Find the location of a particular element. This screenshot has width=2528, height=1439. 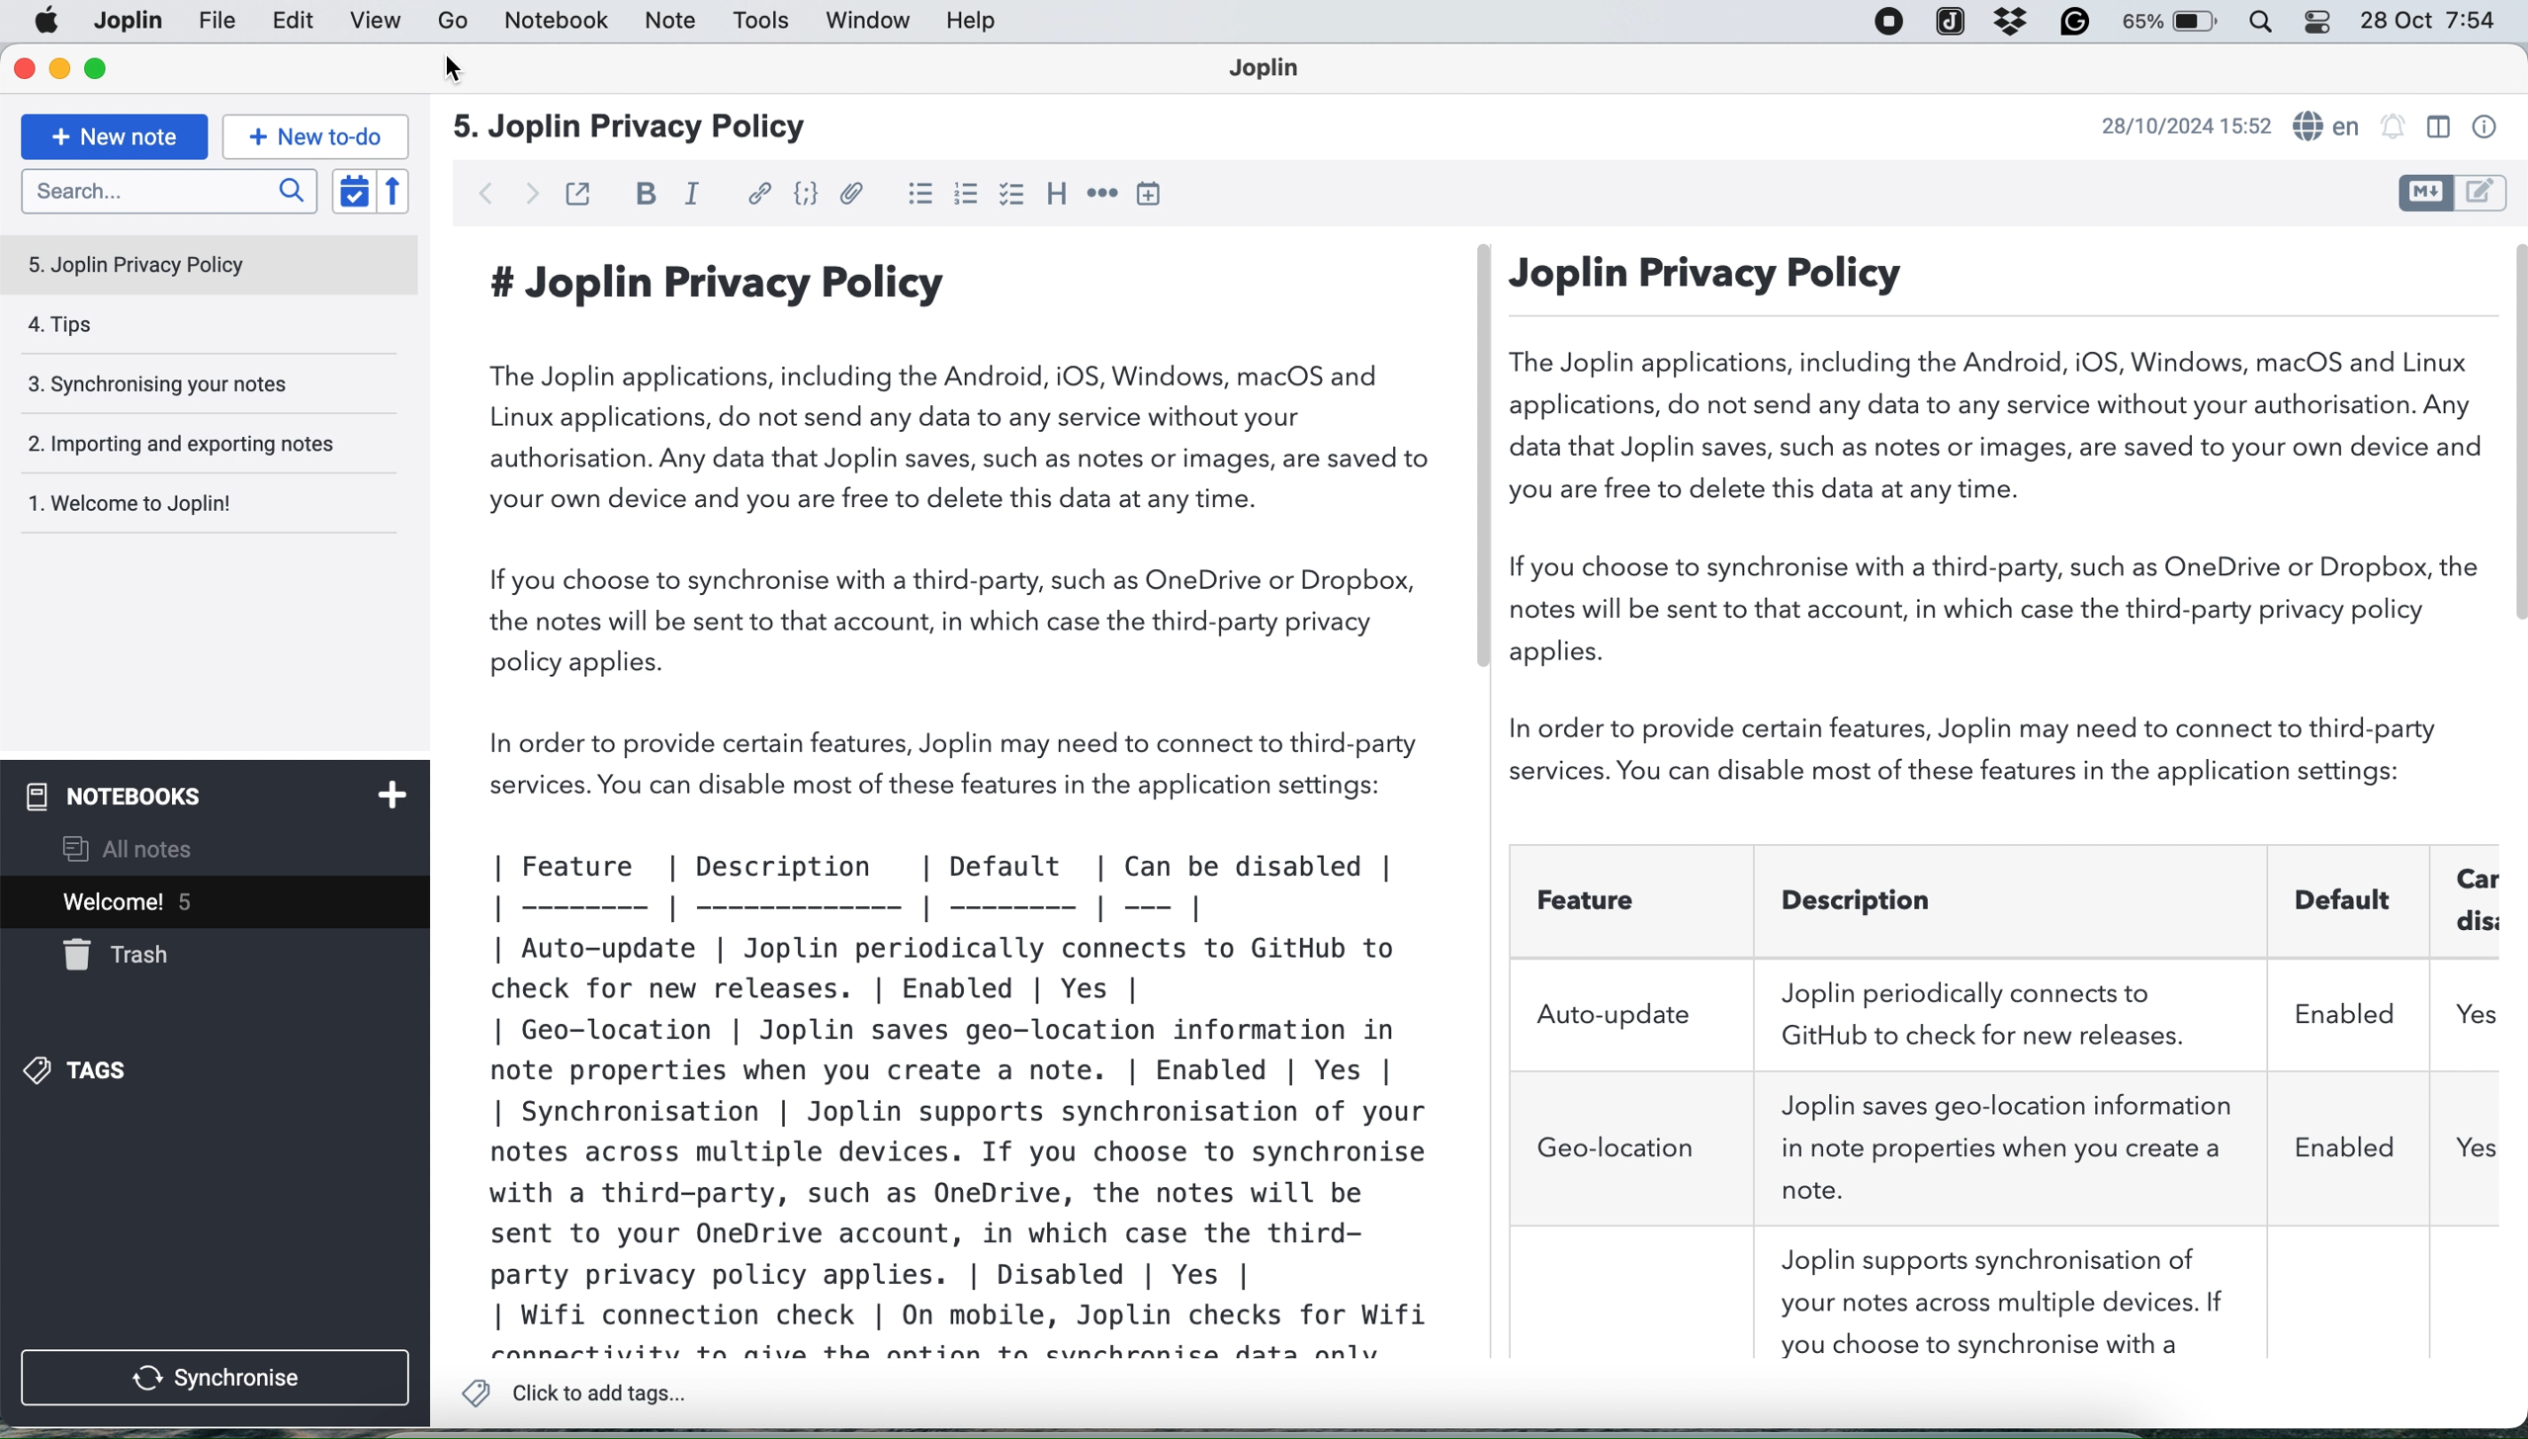

search is located at coordinates (168, 196).